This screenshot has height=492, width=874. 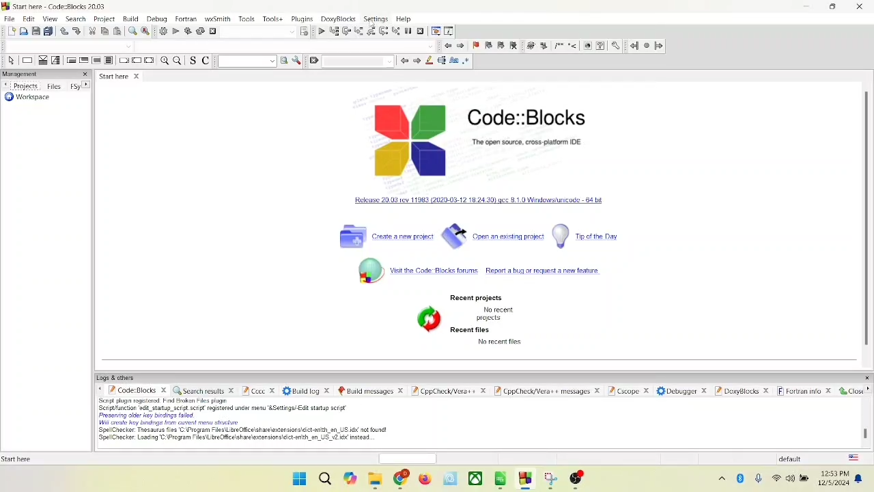 What do you see at coordinates (503, 481) in the screenshot?
I see `apps` at bounding box center [503, 481].